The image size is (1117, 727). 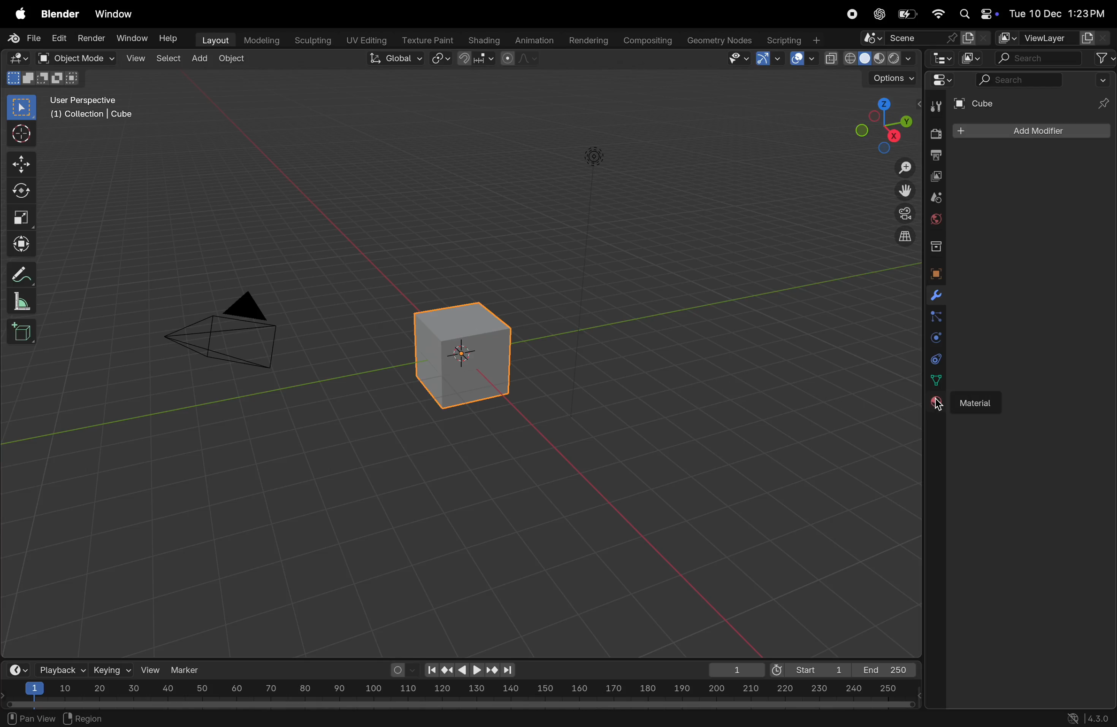 What do you see at coordinates (134, 58) in the screenshot?
I see `View` at bounding box center [134, 58].